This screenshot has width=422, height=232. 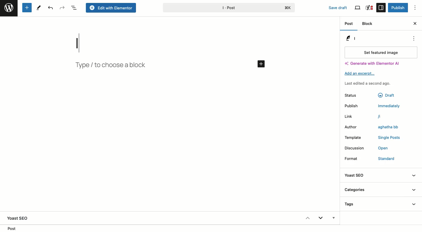 I want to click on Add an excerpt, so click(x=362, y=74).